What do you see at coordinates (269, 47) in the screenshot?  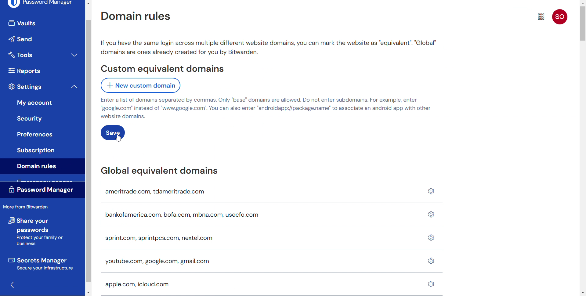 I see `If you have the same login across multiple different website domains, you can mark the website as “equivalent”. "Global"
domains are ones already created for you by Bitwarden.` at bounding box center [269, 47].